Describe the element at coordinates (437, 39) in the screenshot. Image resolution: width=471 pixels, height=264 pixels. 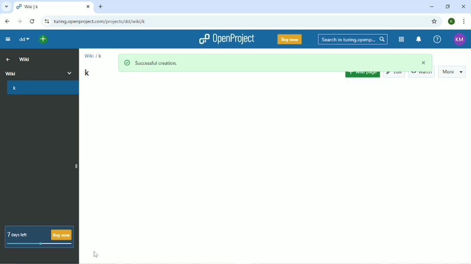
I see `Help` at that location.